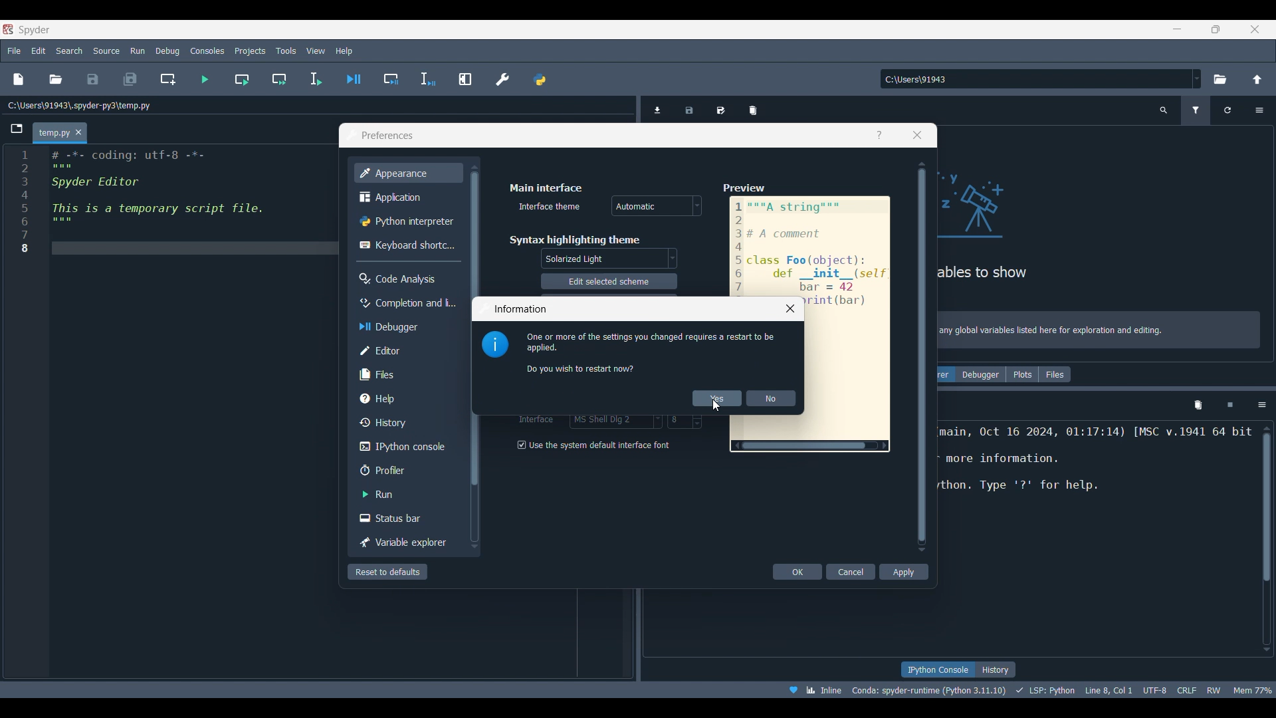  I want to click on cursor details, so click(1109, 689).